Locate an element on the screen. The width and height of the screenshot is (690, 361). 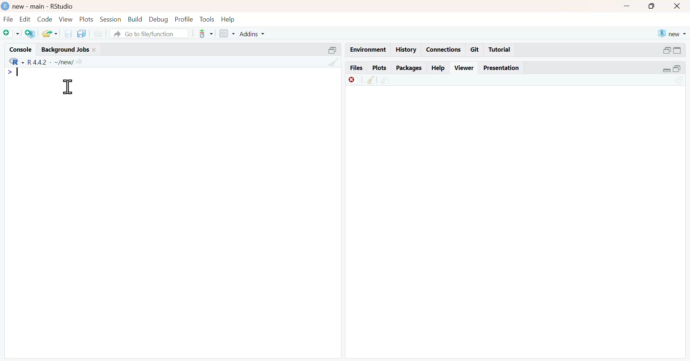
git pane is located at coordinates (206, 34).